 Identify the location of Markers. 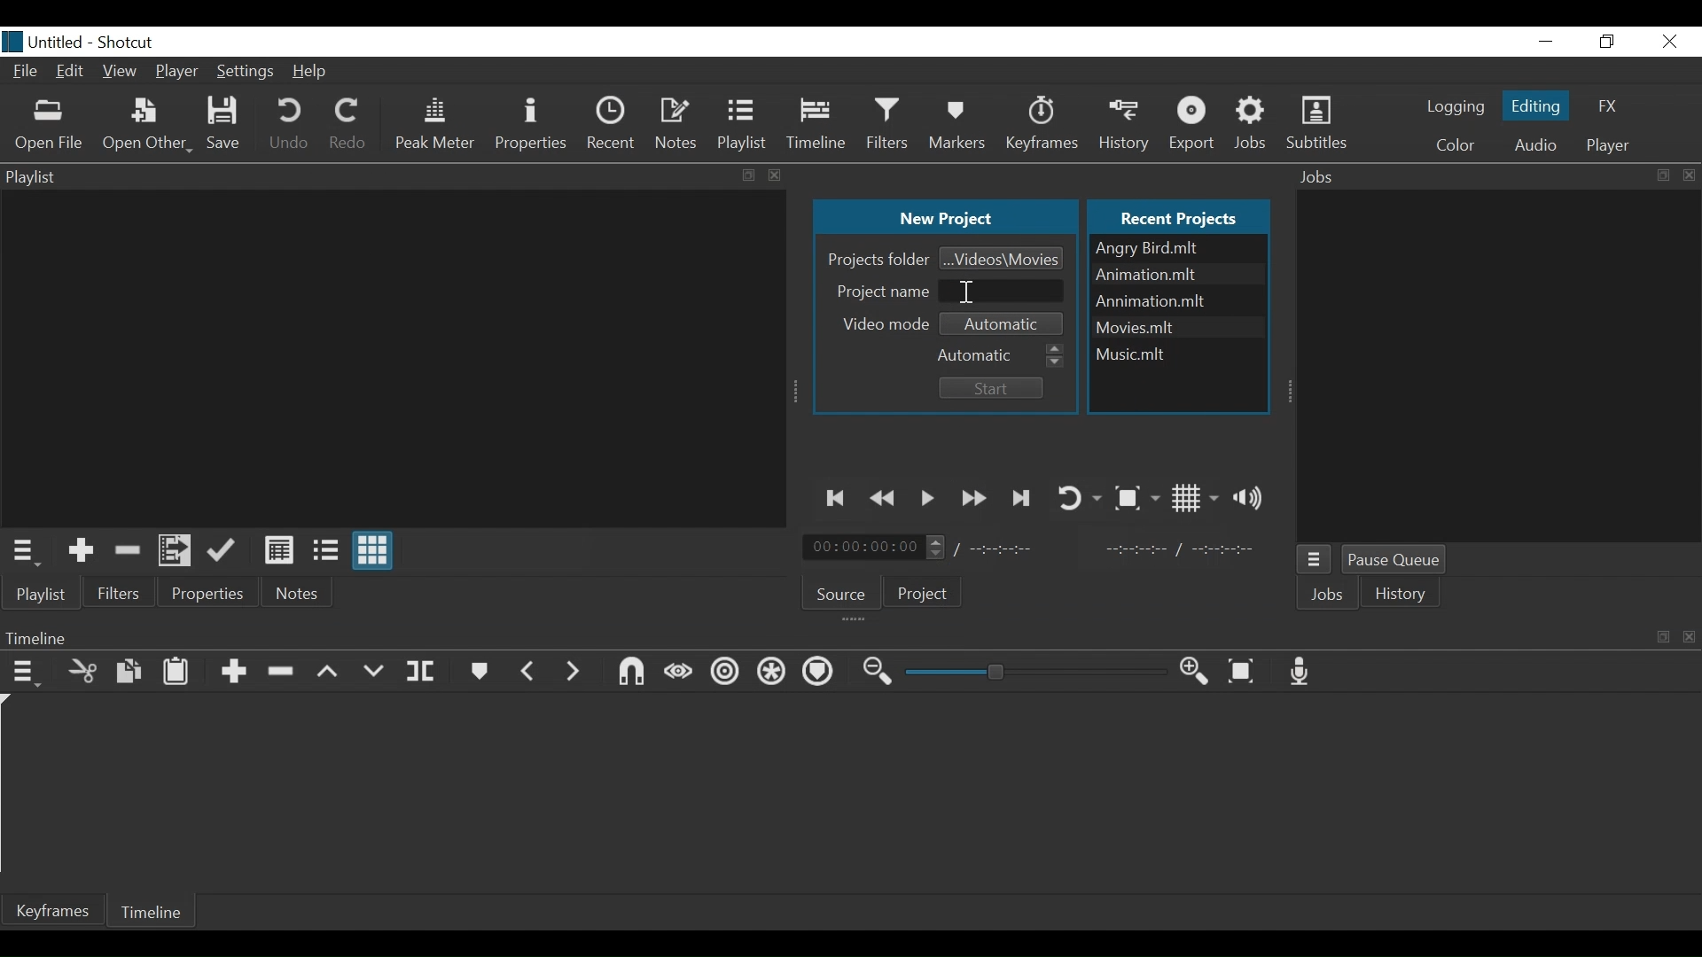
(959, 124).